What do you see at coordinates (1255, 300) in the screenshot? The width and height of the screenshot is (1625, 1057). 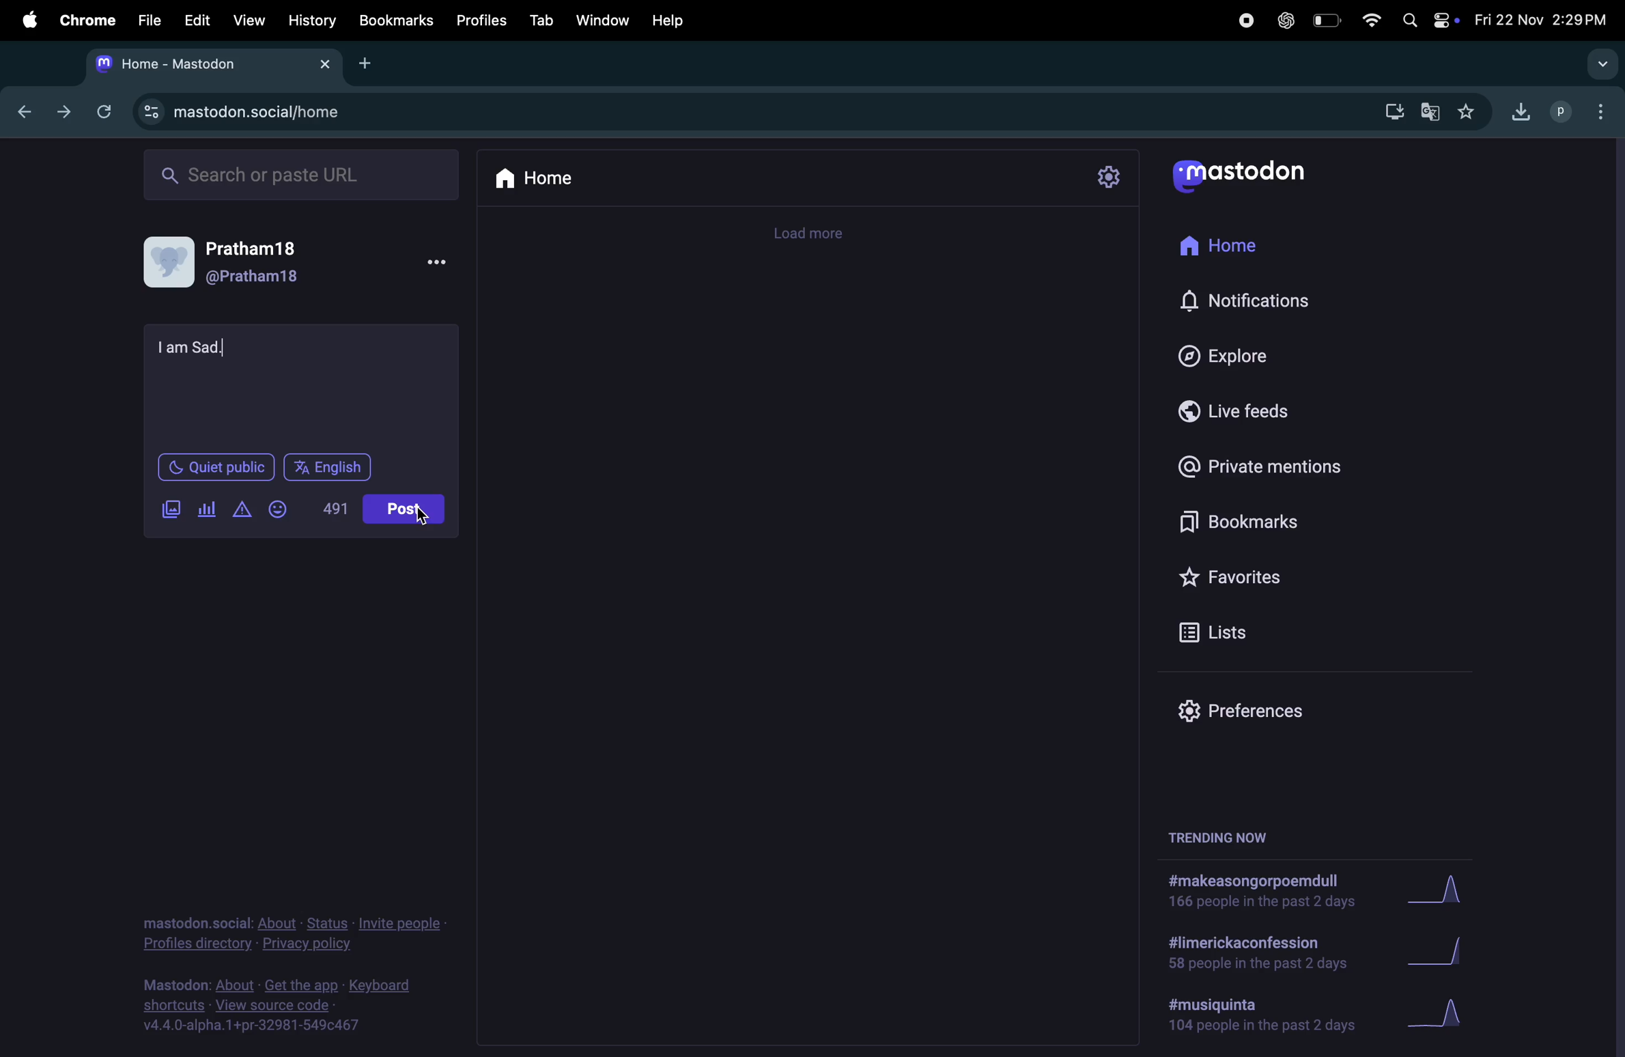 I see `notifications` at bounding box center [1255, 300].